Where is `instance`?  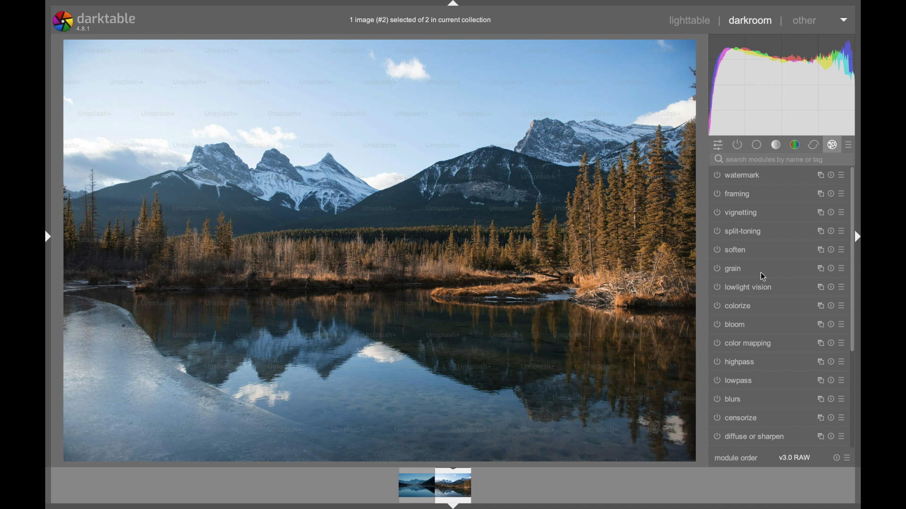 instance is located at coordinates (818, 418).